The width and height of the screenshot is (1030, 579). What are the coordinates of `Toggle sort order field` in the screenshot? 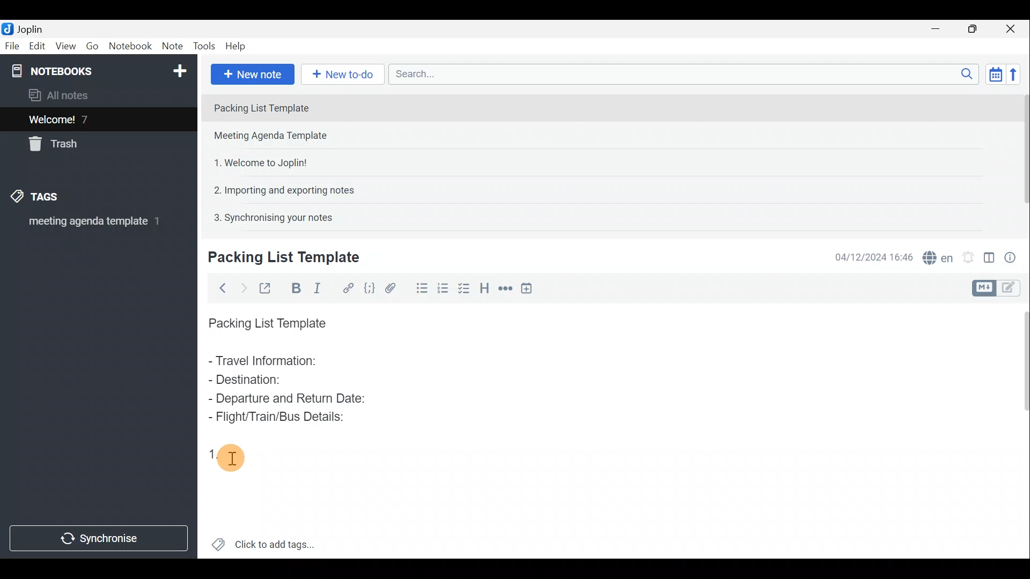 It's located at (992, 74).